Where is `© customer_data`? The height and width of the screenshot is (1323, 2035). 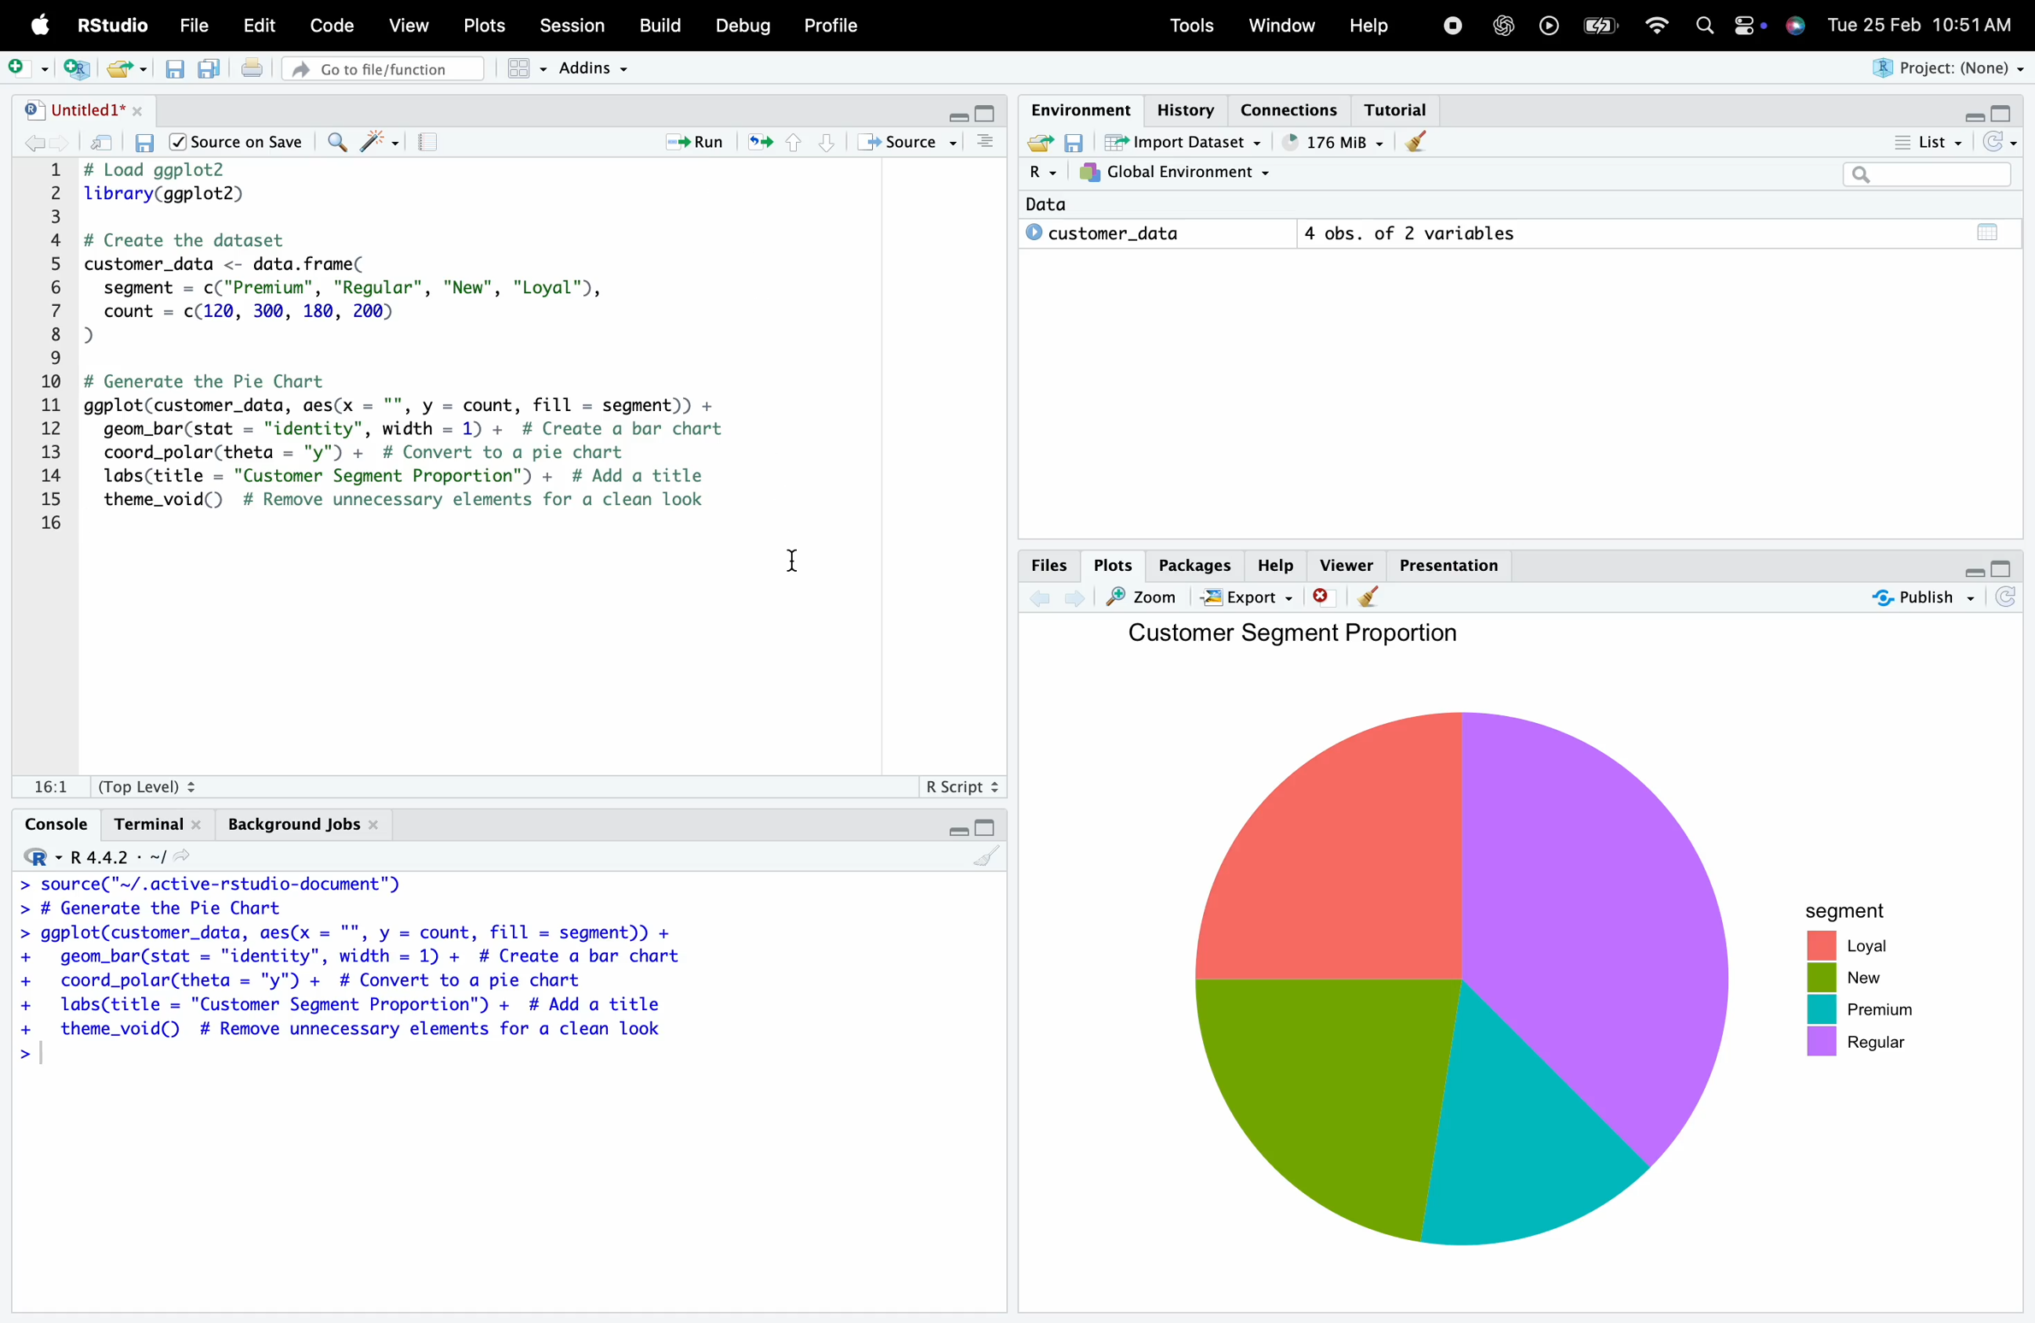 © customer_data is located at coordinates (1126, 234).